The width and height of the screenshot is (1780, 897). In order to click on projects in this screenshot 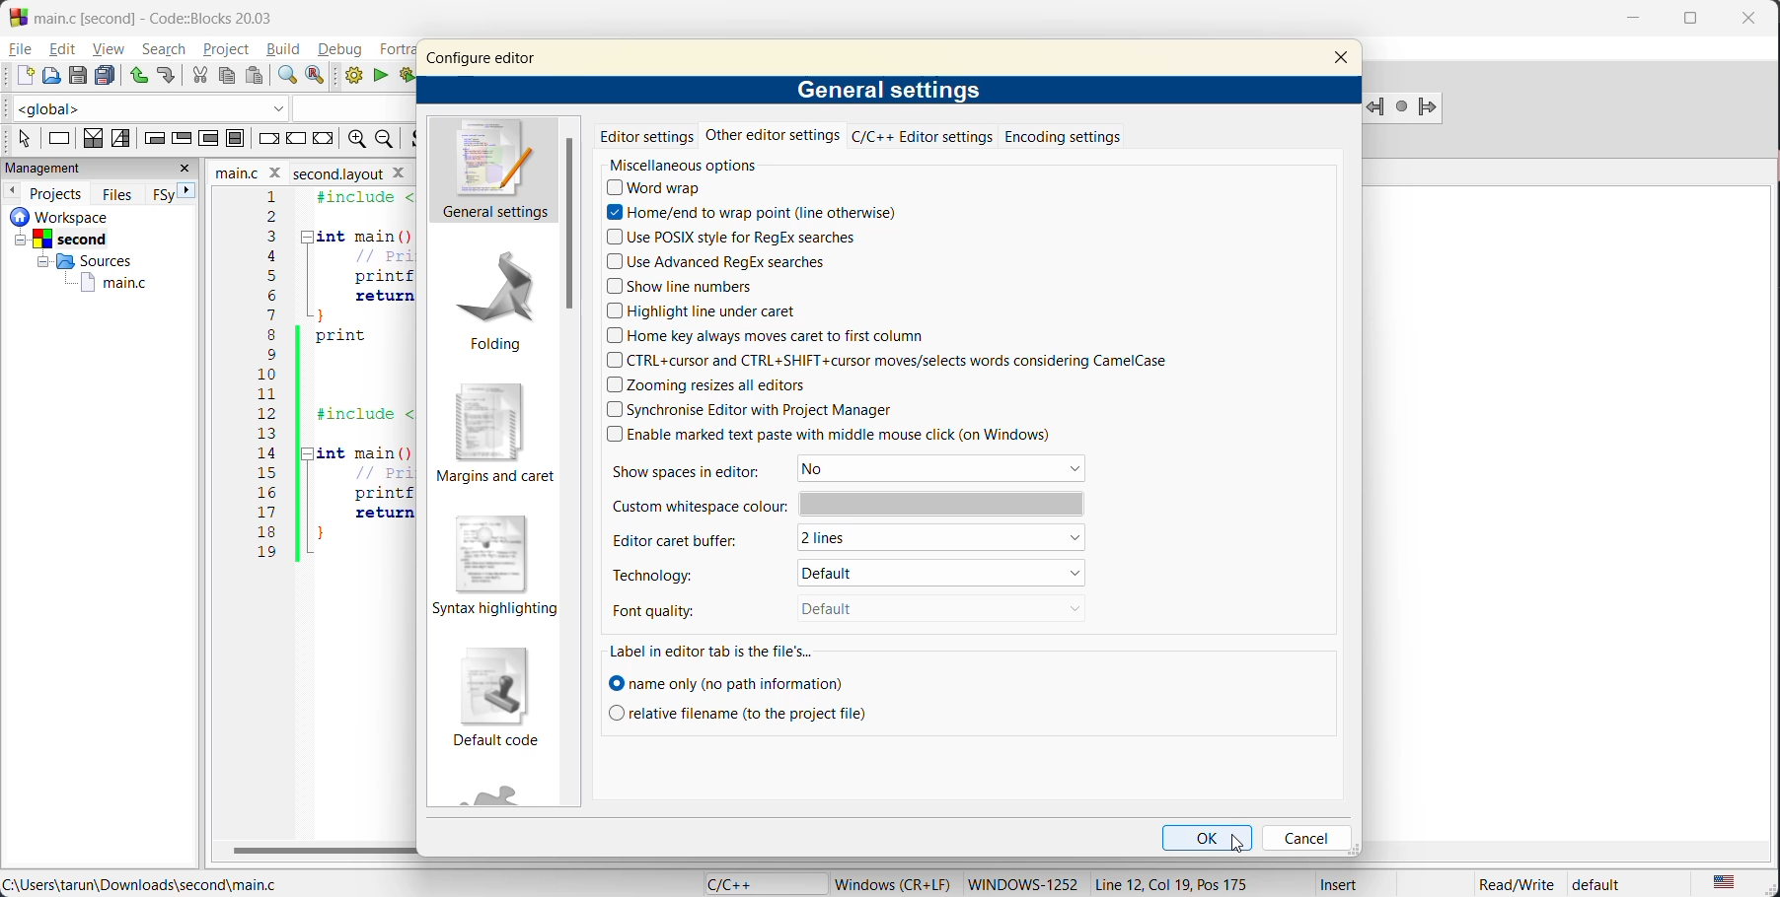, I will do `click(57, 193)`.